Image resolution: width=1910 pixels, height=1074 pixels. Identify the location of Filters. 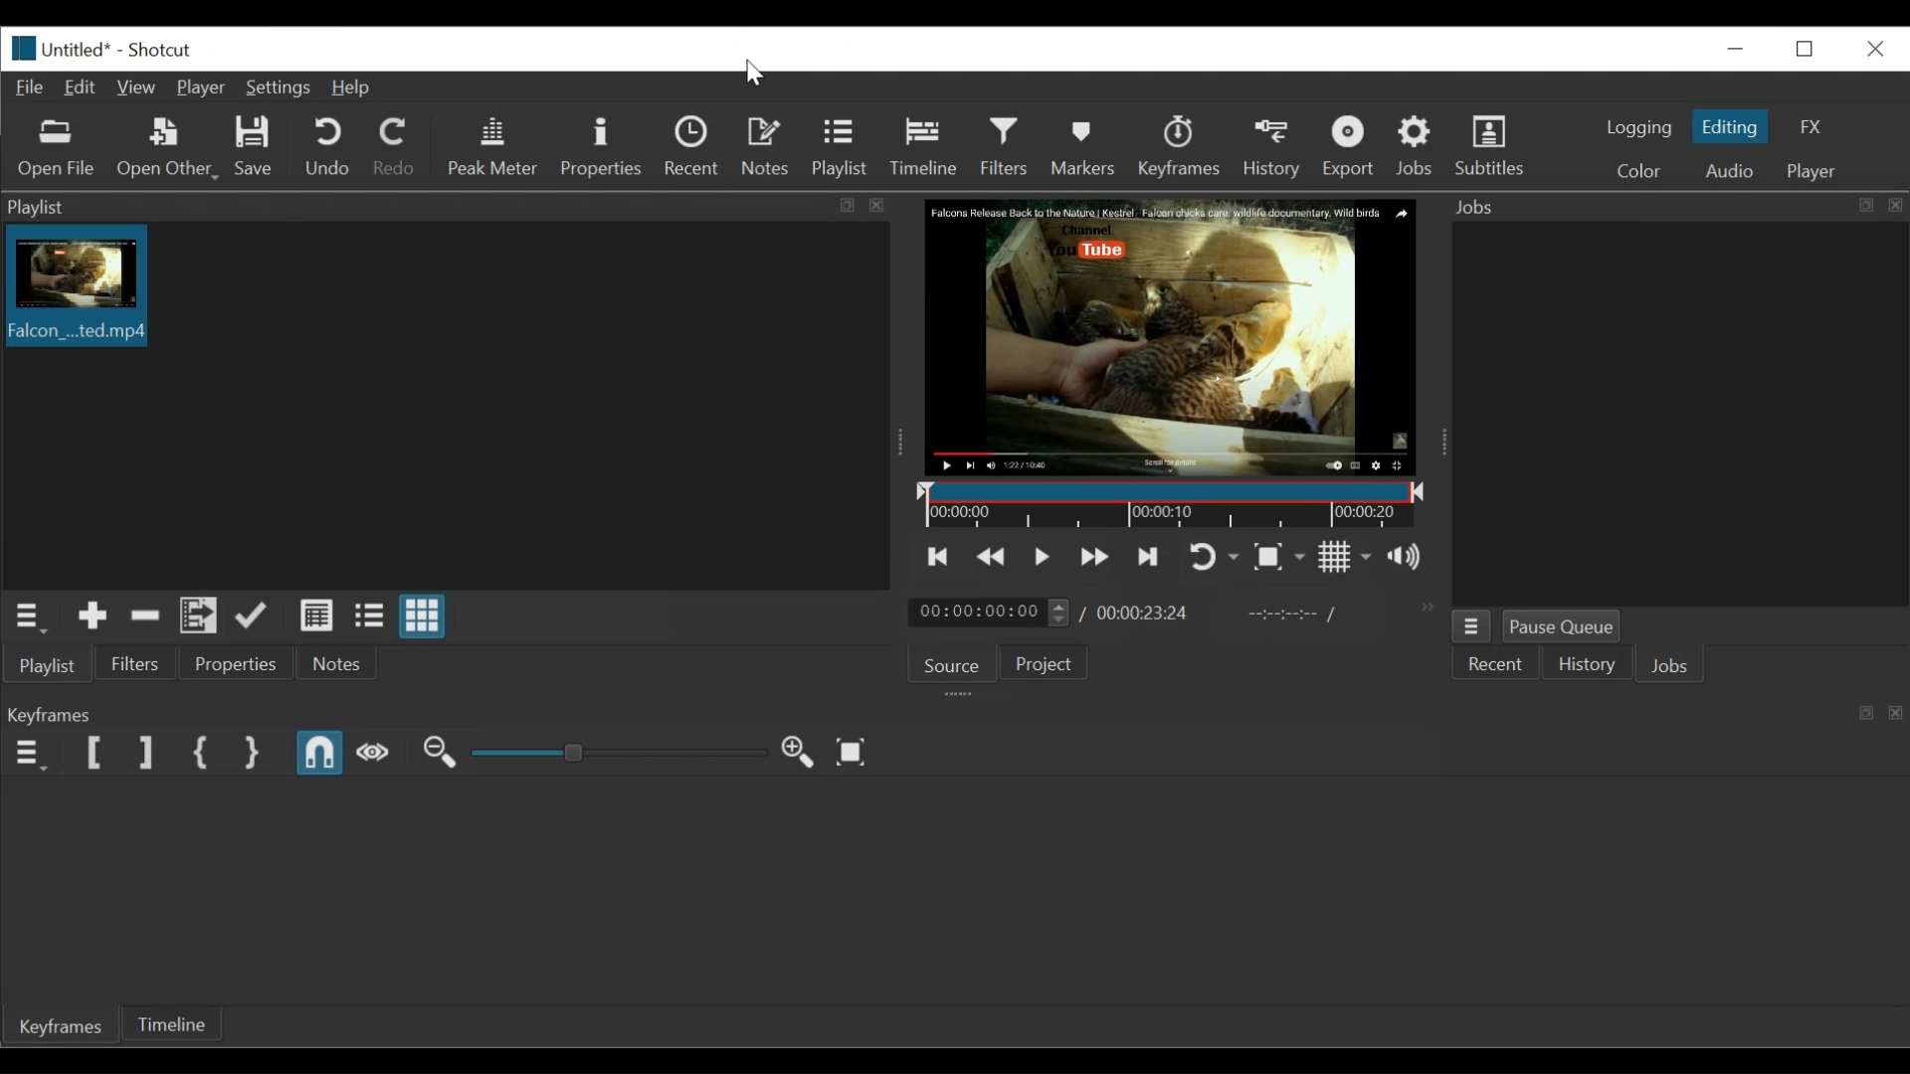
(1005, 146).